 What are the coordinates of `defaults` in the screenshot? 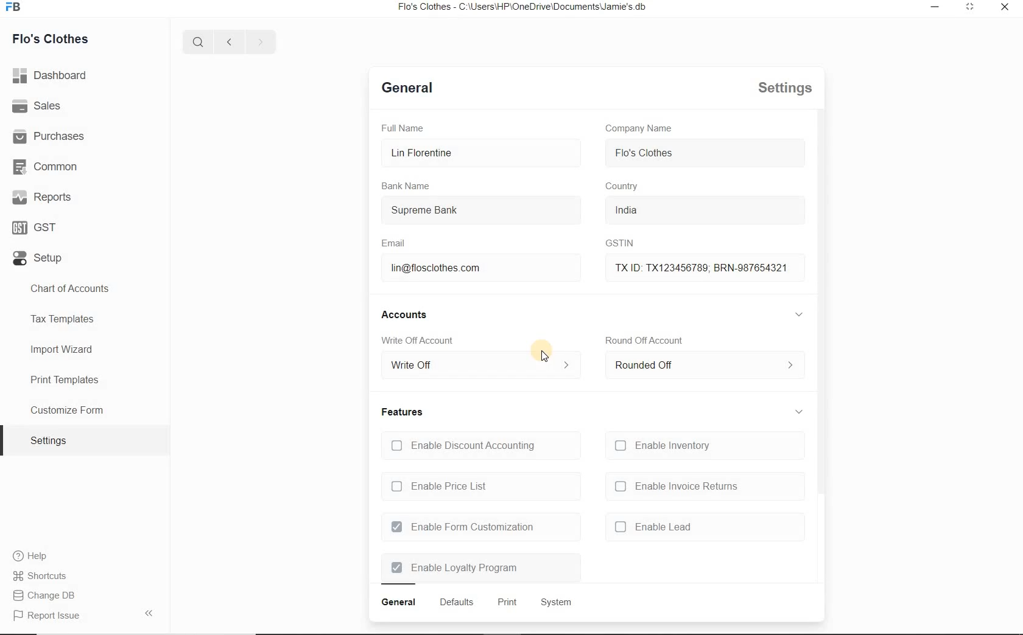 It's located at (456, 602).